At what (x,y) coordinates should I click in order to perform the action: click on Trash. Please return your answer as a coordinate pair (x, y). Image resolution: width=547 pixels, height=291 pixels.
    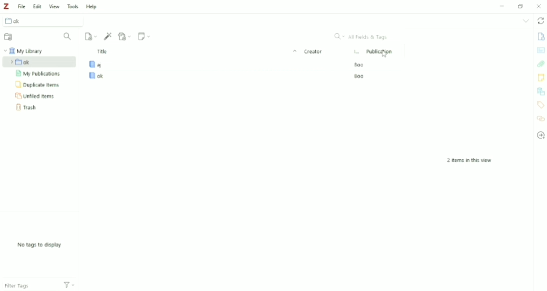
    Looking at the image, I should click on (29, 107).